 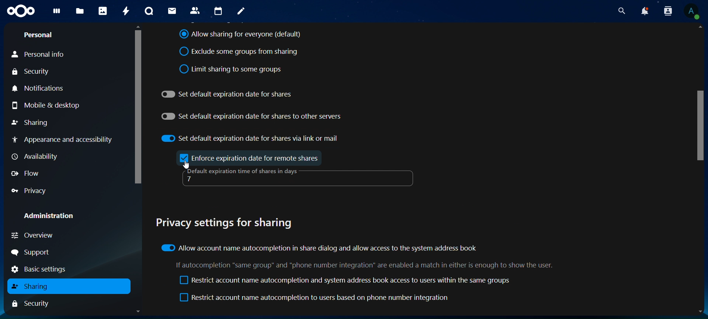 What do you see at coordinates (316, 298) in the screenshot?
I see `Restrict account name autocompletion to users based on phone number integration` at bounding box center [316, 298].